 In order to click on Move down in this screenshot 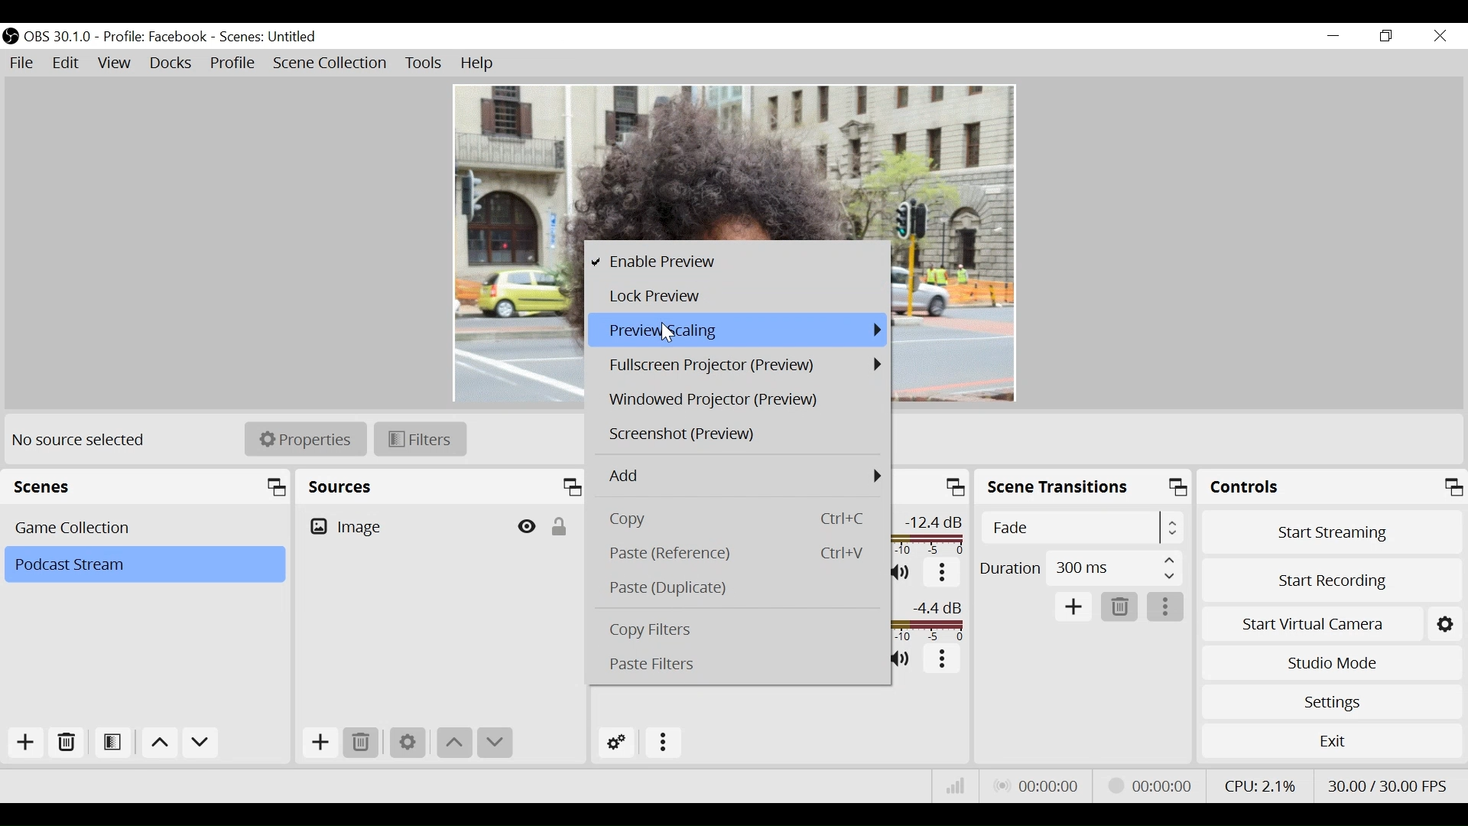, I will do `click(200, 745)`.